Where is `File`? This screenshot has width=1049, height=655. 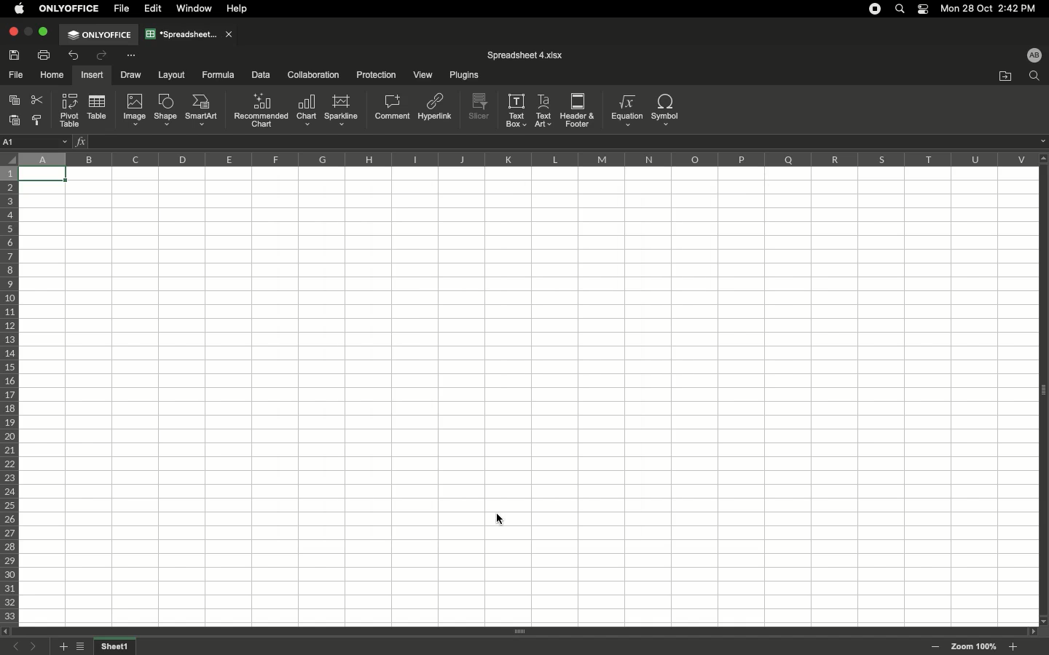
File is located at coordinates (17, 76).